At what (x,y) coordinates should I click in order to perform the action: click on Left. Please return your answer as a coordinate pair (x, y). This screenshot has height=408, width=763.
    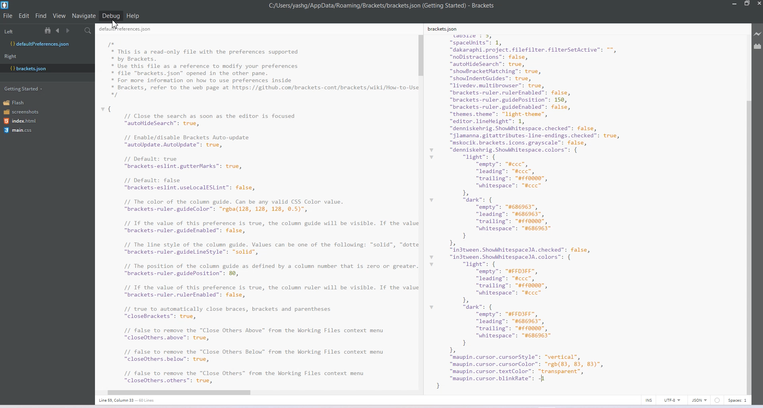
    Looking at the image, I should click on (8, 32).